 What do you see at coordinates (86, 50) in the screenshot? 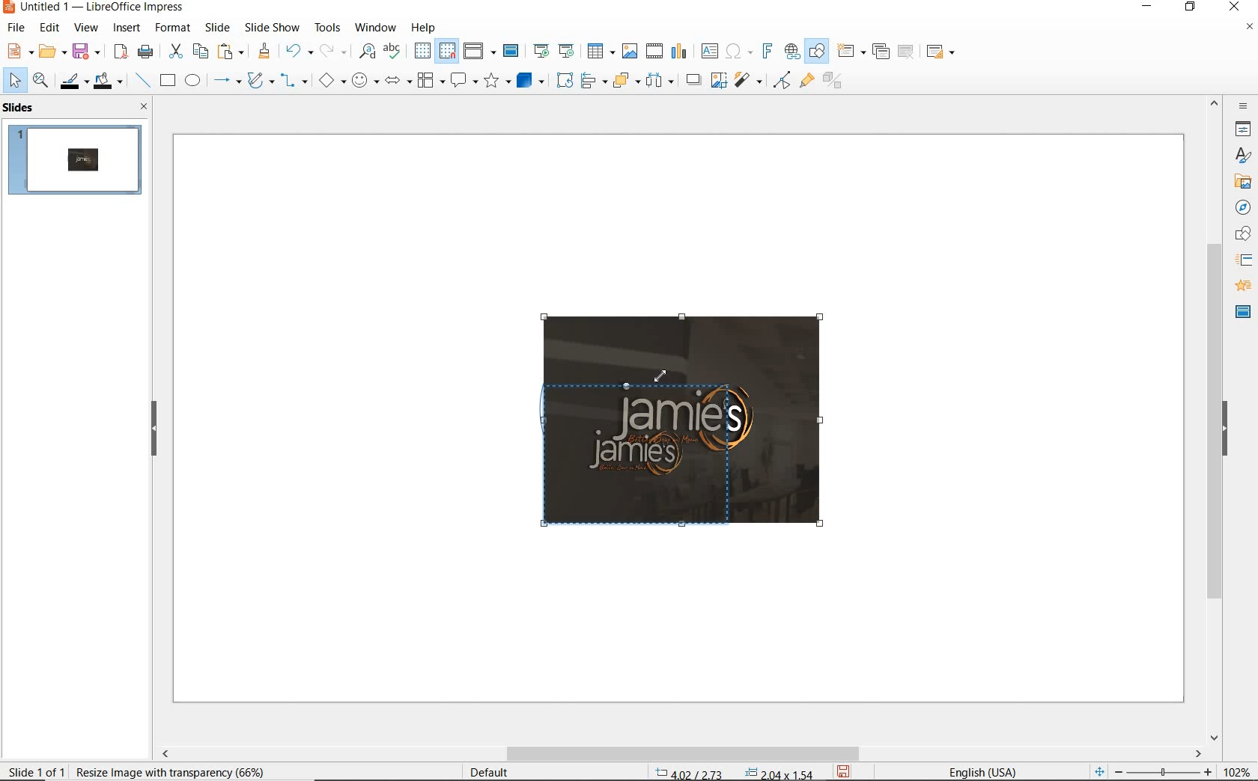
I see `save` at bounding box center [86, 50].